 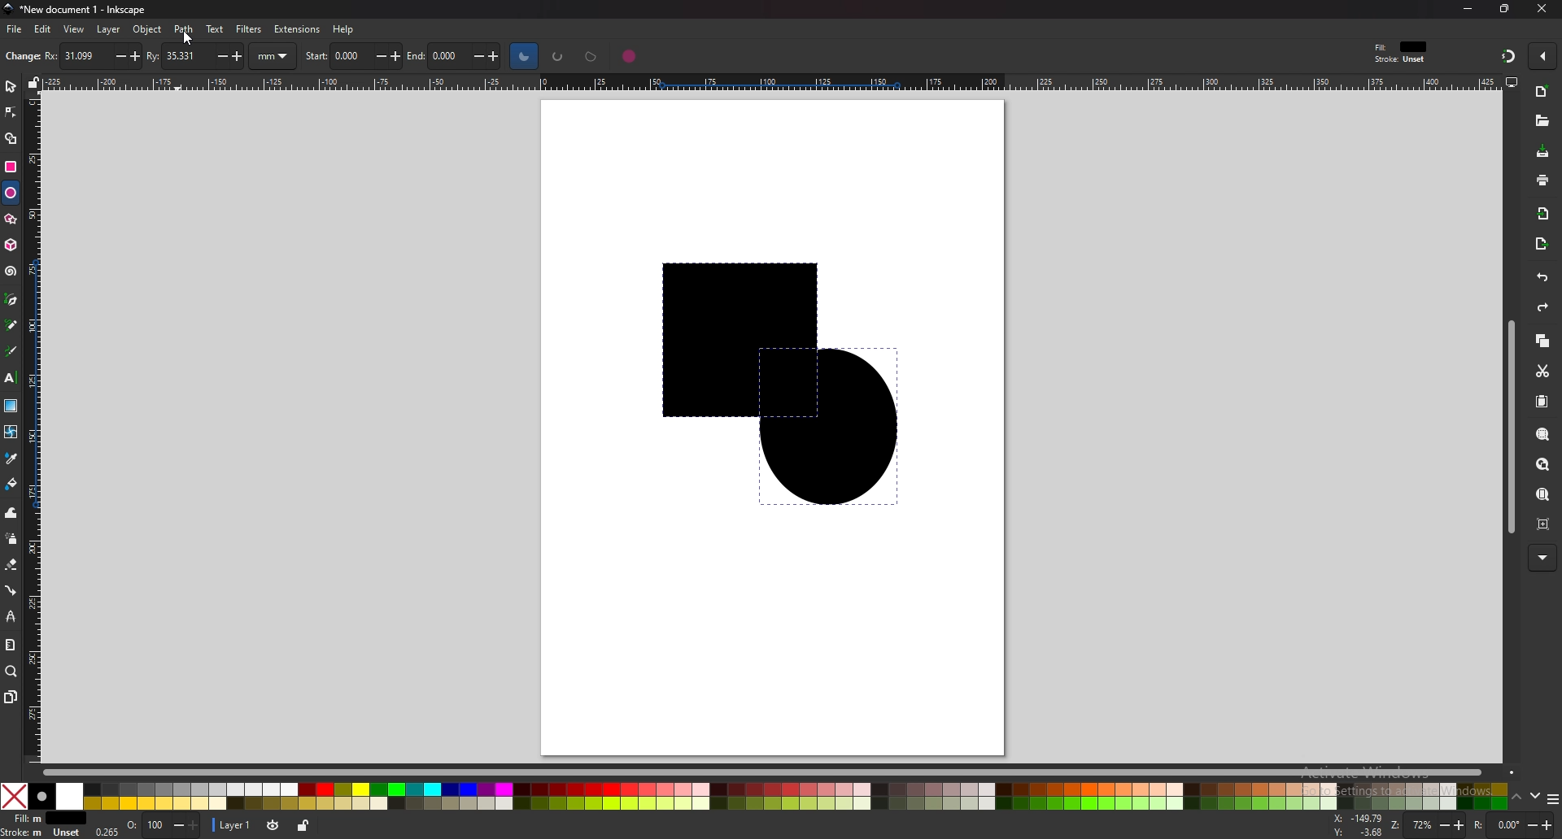 I want to click on pencil, so click(x=12, y=324).